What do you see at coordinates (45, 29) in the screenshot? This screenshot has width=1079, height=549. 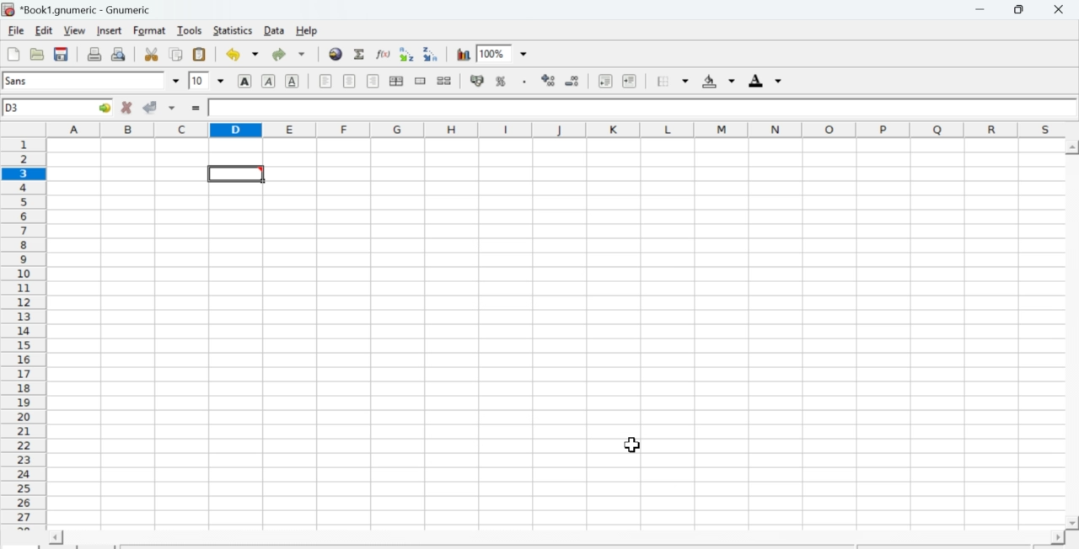 I see `Edit` at bounding box center [45, 29].